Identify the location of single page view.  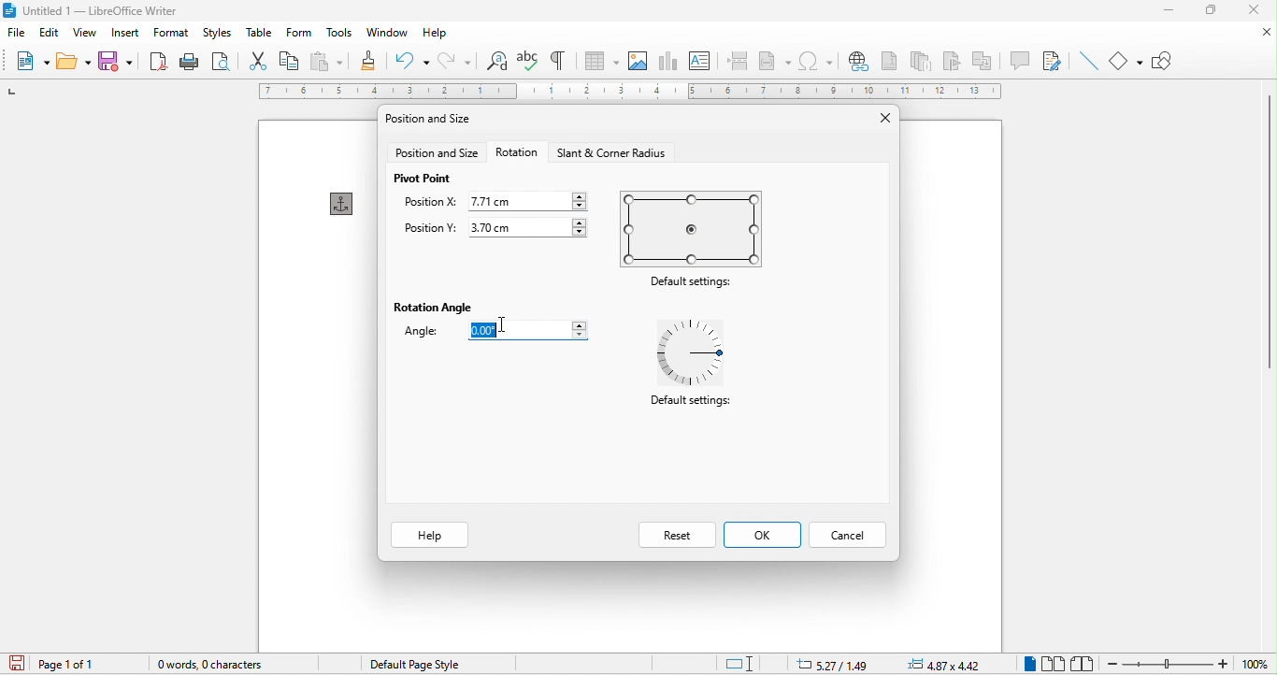
(1025, 664).